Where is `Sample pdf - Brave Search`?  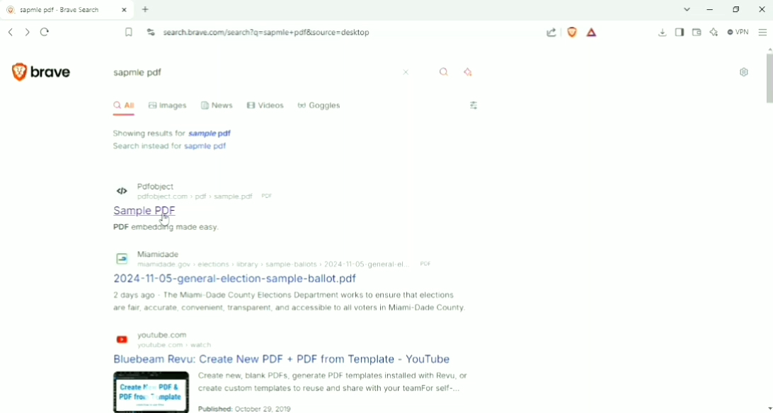 Sample pdf - Brave Search is located at coordinates (68, 10).